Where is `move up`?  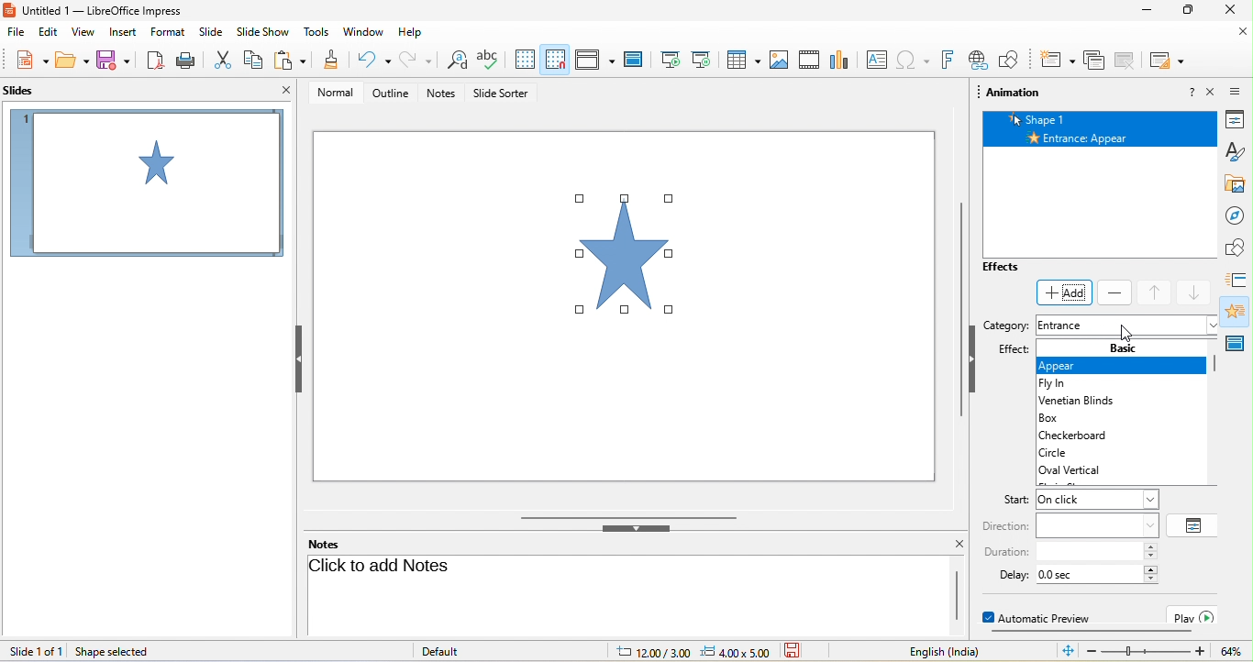 move up is located at coordinates (1156, 293).